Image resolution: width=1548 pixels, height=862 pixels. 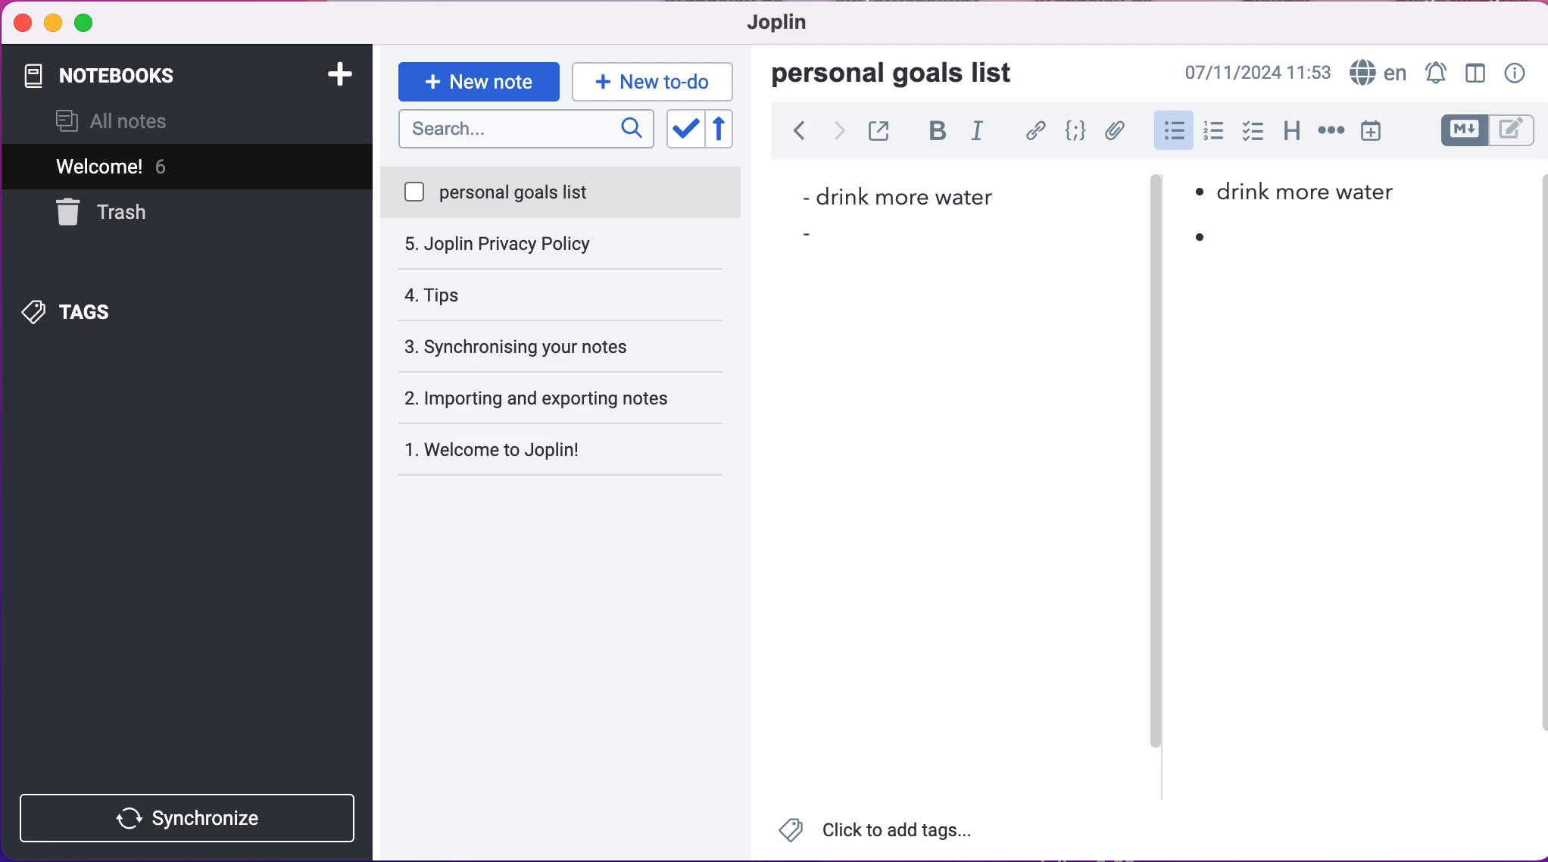 What do you see at coordinates (1253, 136) in the screenshot?
I see `check box` at bounding box center [1253, 136].